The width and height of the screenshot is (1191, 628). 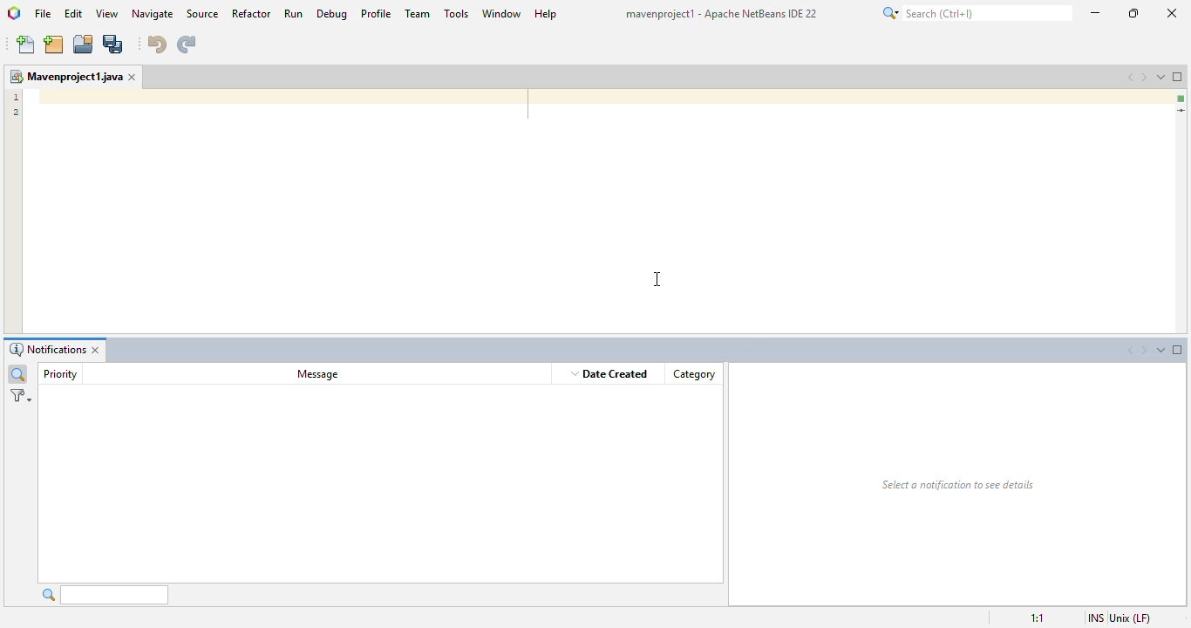 I want to click on maximize window, so click(x=1179, y=77).